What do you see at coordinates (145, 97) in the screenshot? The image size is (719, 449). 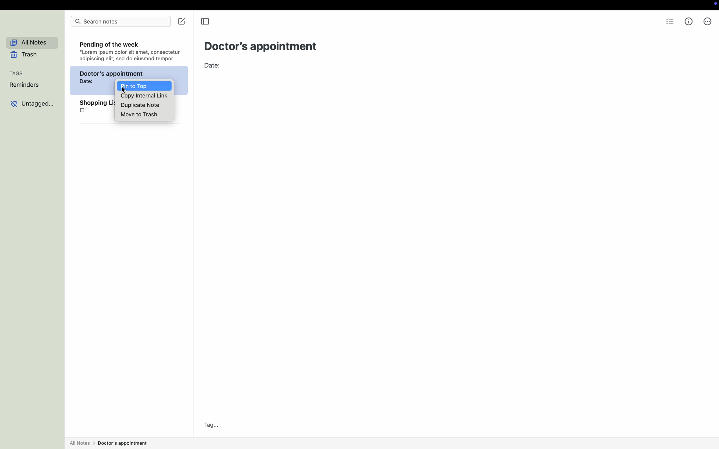 I see `copy internal link` at bounding box center [145, 97].